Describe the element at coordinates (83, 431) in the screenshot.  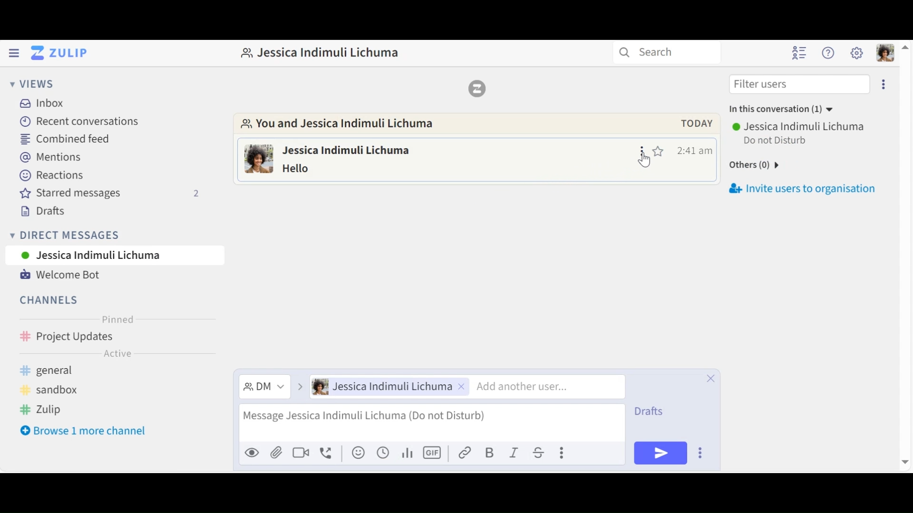
I see `Browse more channel` at that location.